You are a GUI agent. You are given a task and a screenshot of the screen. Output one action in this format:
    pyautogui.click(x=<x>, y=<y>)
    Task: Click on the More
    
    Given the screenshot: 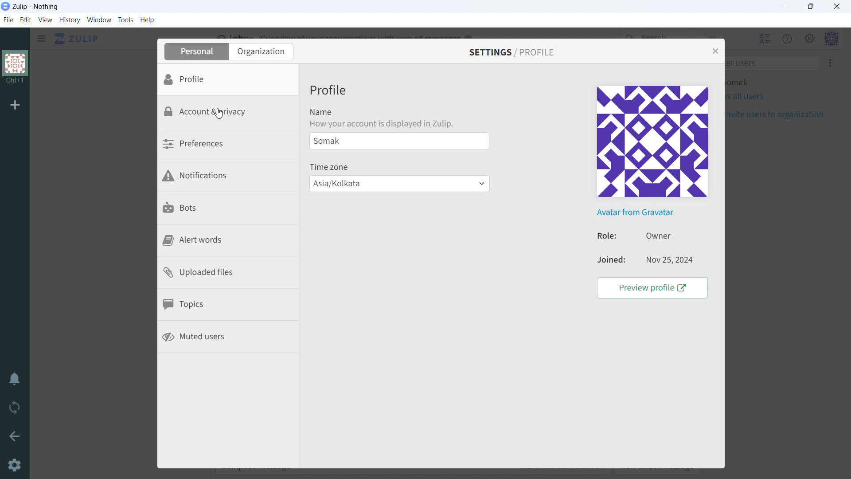 What is the action you would take?
    pyautogui.click(x=831, y=63)
    